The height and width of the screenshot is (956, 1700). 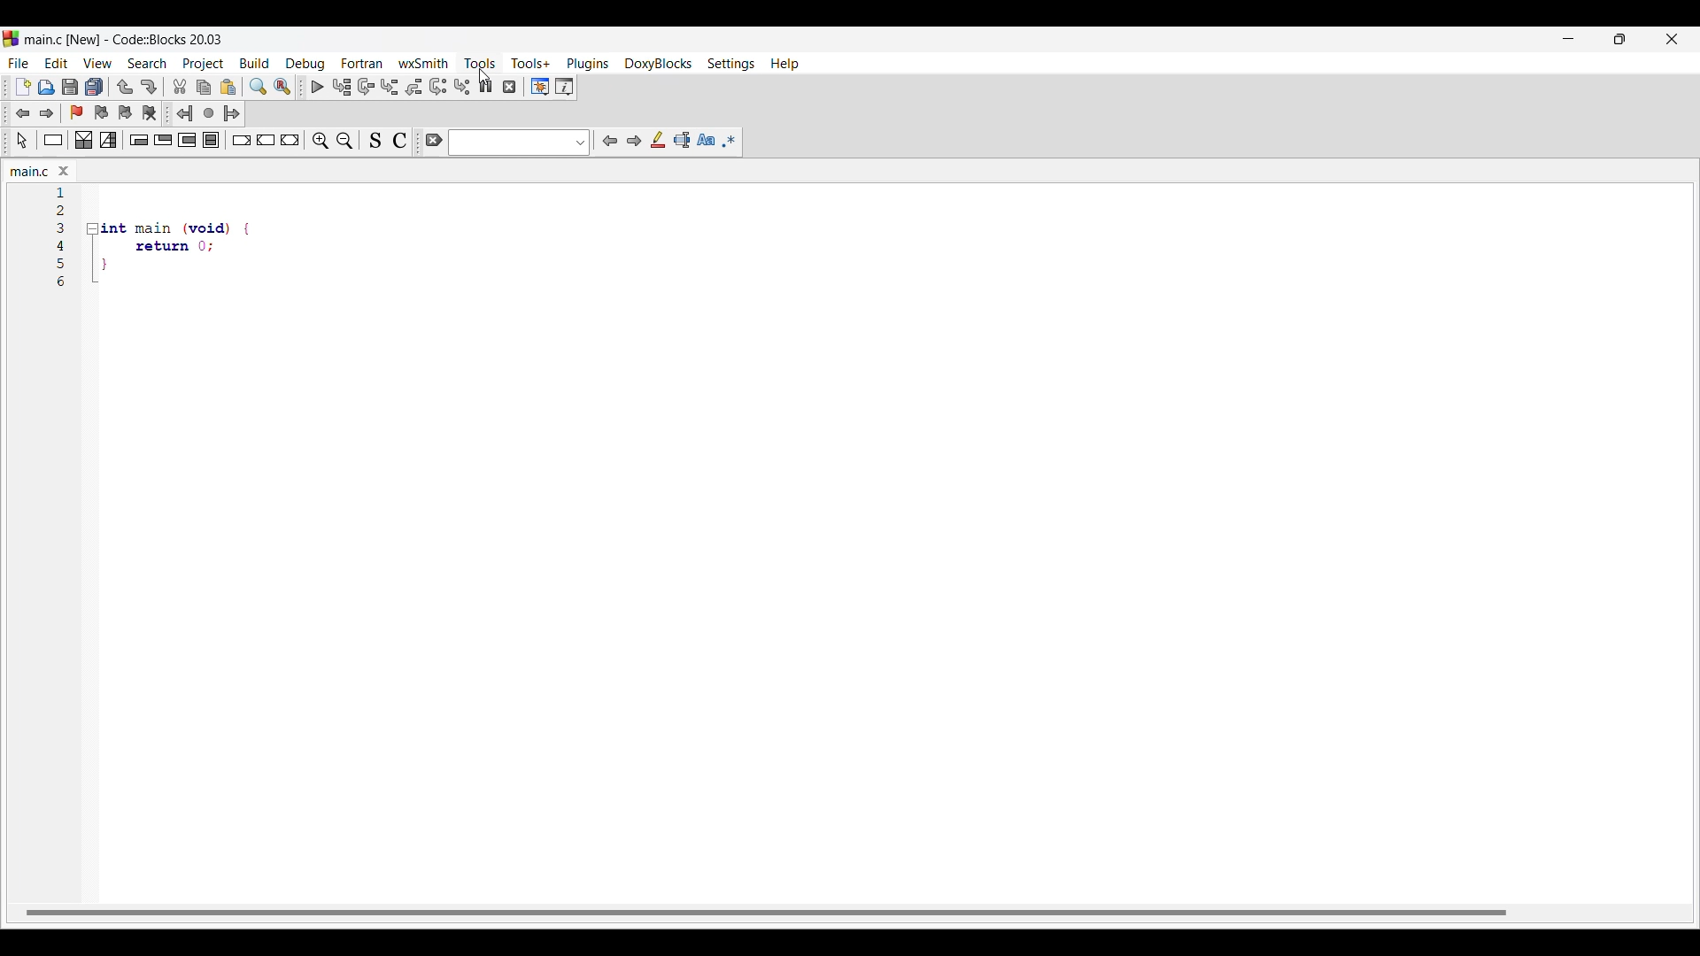 What do you see at coordinates (766, 913) in the screenshot?
I see `Horizontal slide bar` at bounding box center [766, 913].